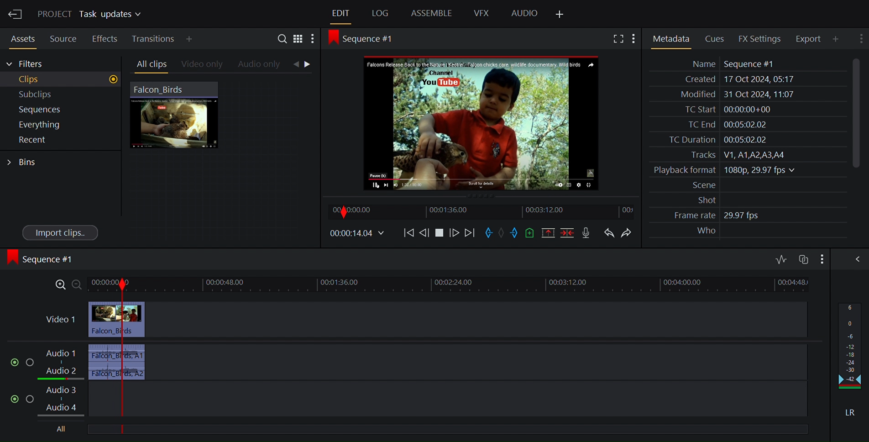 This screenshot has width=869, height=442. I want to click on Recent, so click(55, 141).